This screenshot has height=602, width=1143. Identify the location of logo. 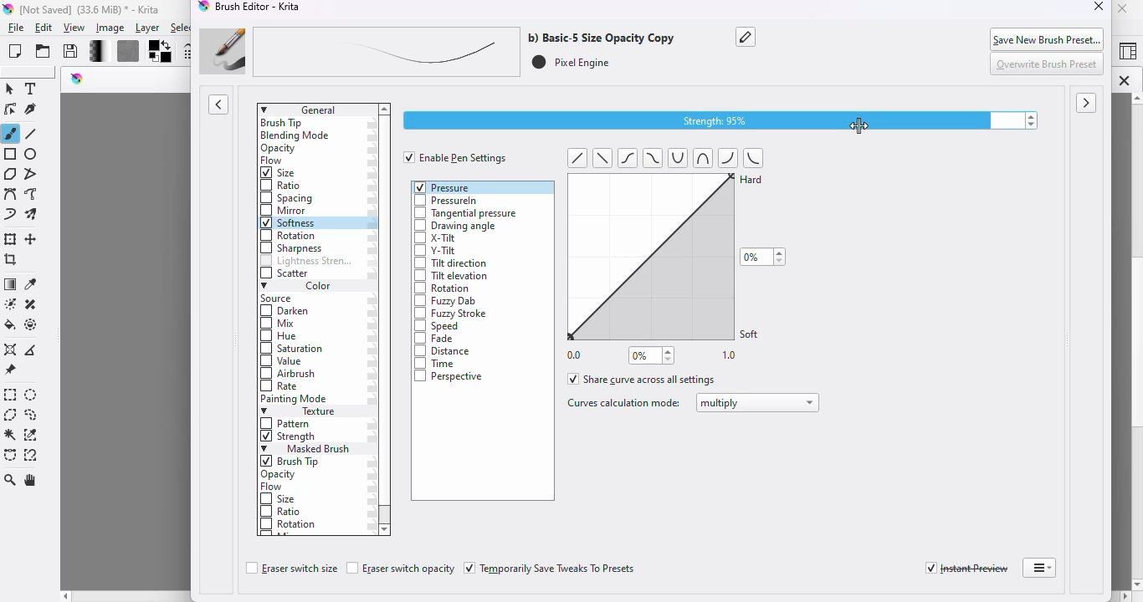
(204, 8).